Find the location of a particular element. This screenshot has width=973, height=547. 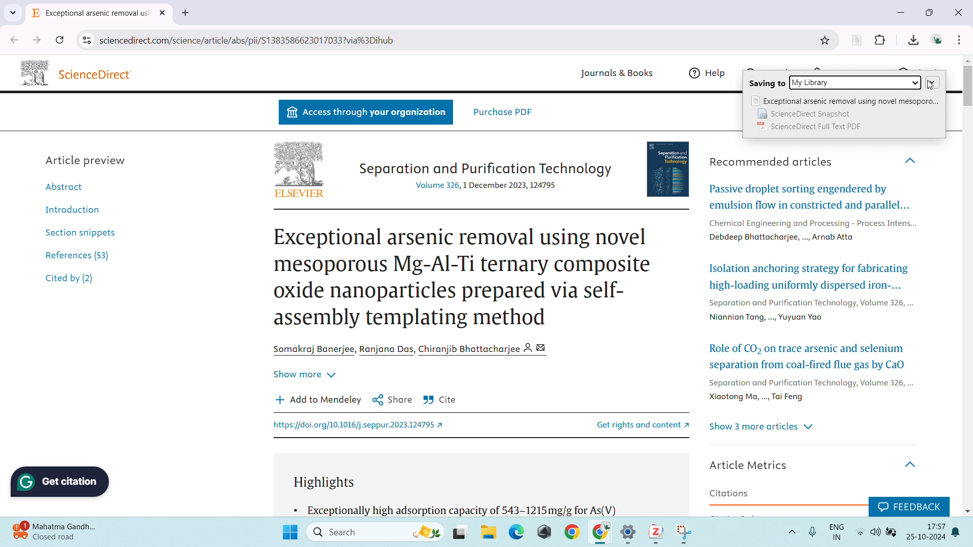

Chemical Engineering and Processing - process Intens Debdeep Bhattacharjee,..., Arnab Atta is located at coordinates (811, 229).